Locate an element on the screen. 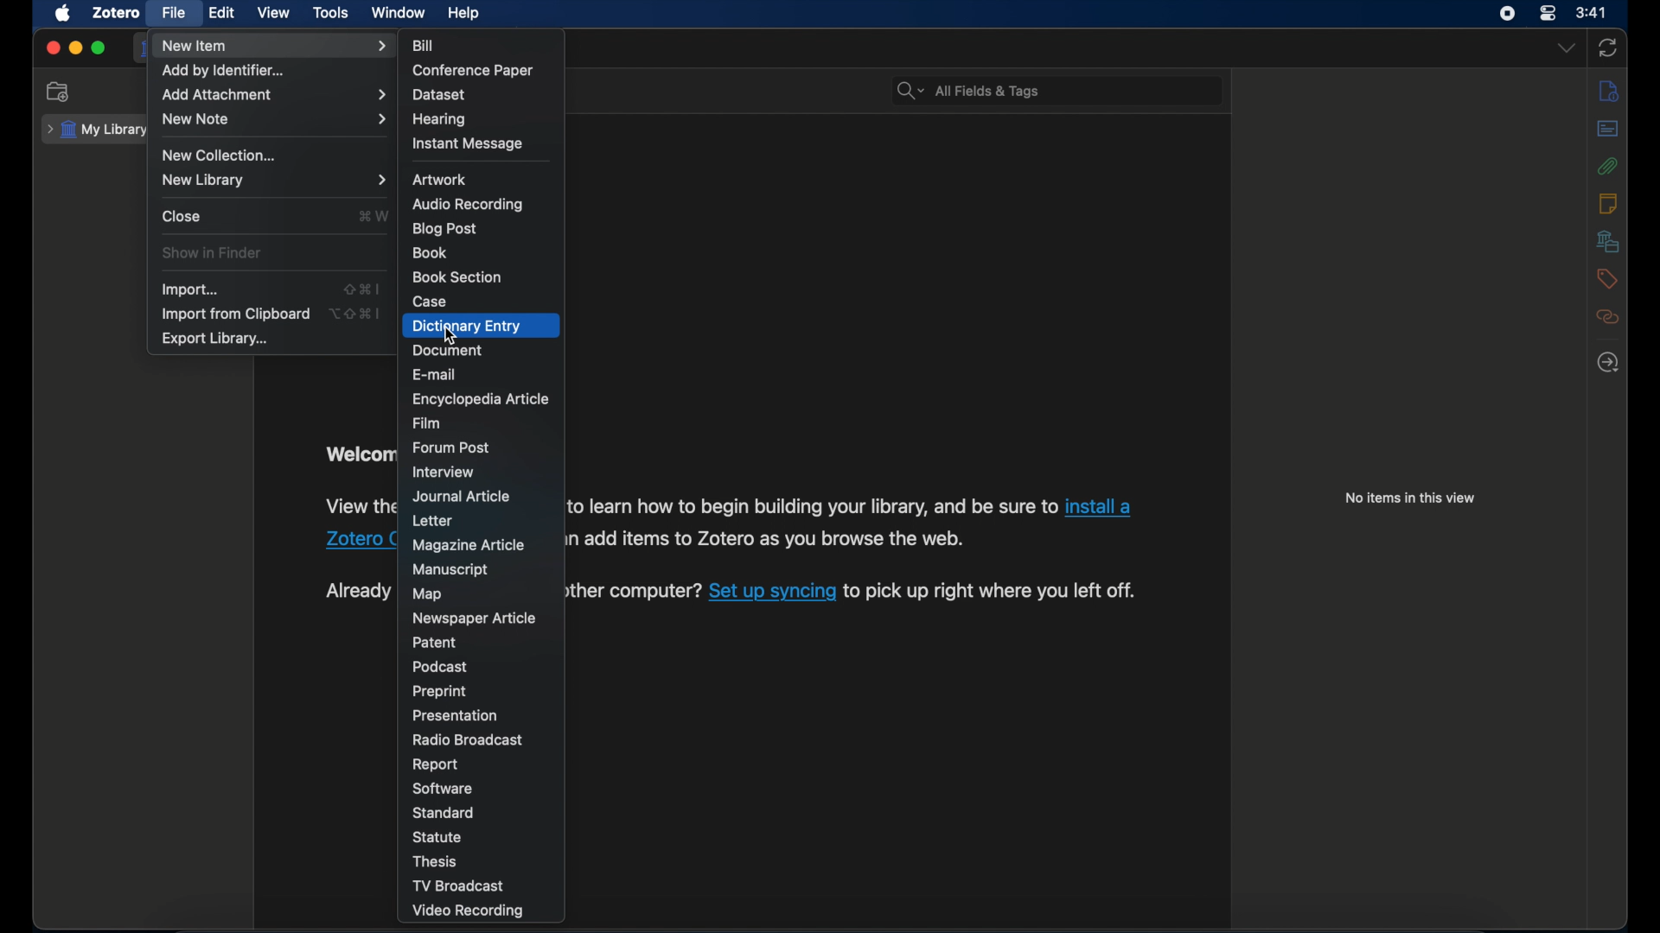  blog post is located at coordinates (446, 230).